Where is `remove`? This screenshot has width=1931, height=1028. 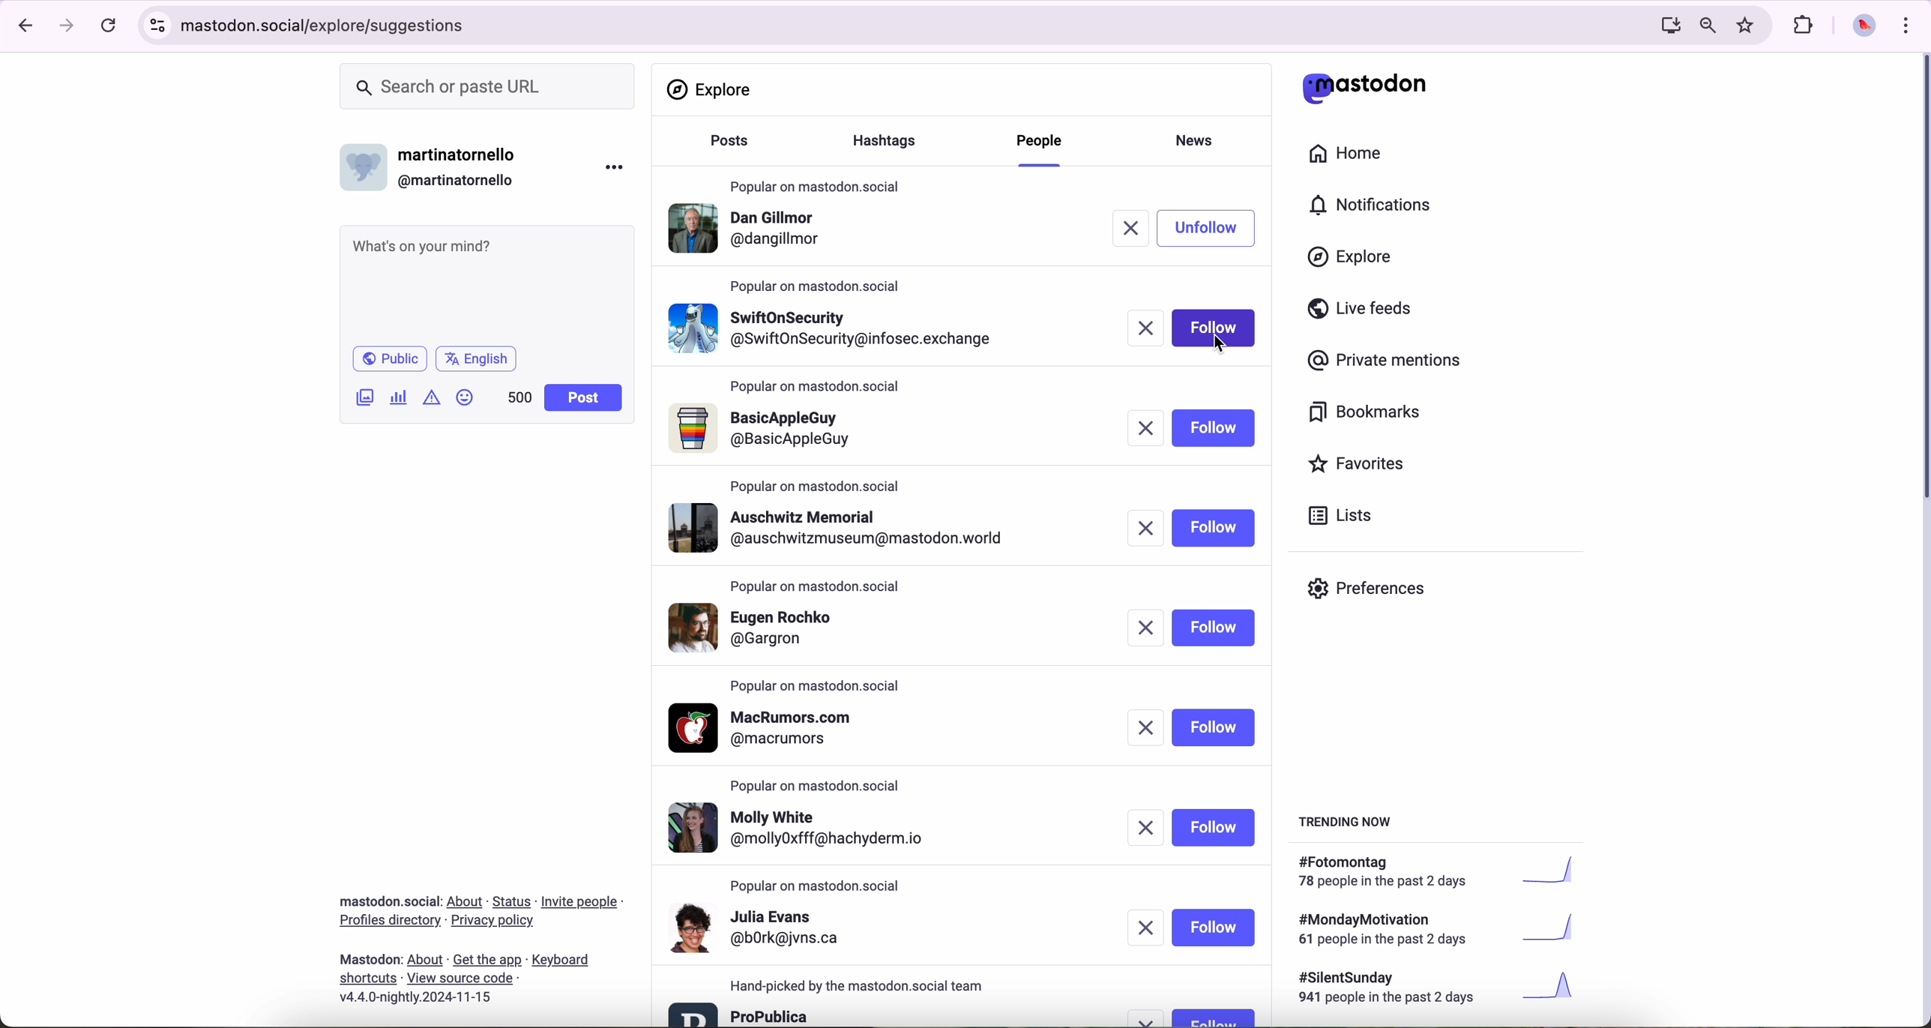 remove is located at coordinates (1145, 327).